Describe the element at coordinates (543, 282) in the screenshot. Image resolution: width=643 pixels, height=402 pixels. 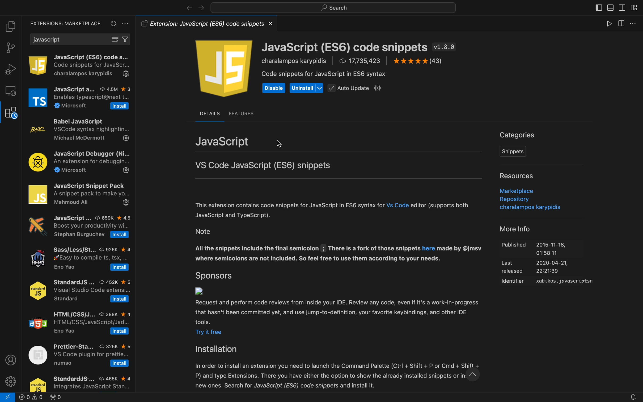
I see `` at that location.